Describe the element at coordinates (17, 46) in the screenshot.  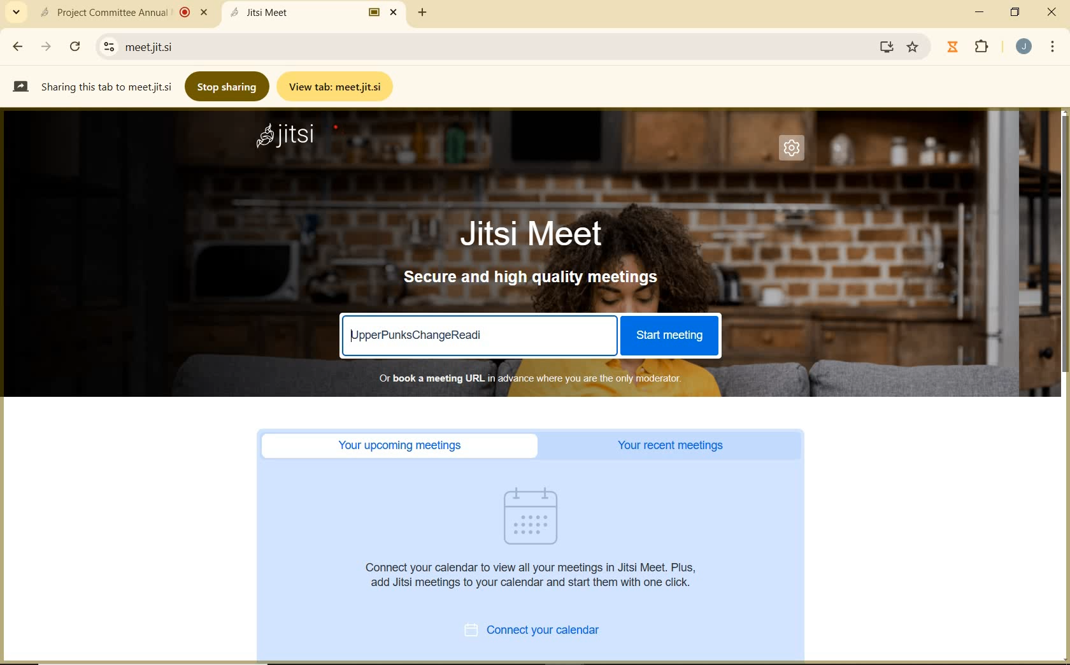
I see `BACK` at that location.